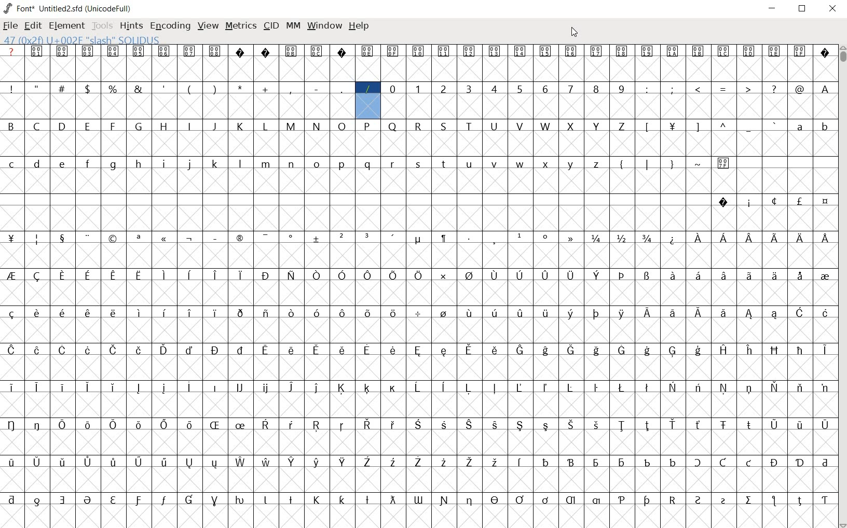 The width and height of the screenshot is (847, 528). I want to click on glyph, so click(165, 164).